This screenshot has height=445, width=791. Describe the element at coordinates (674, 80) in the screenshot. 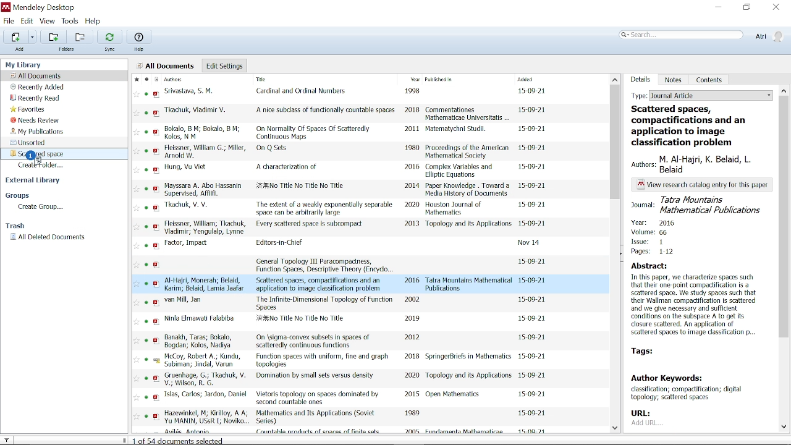

I see `Notes` at that location.